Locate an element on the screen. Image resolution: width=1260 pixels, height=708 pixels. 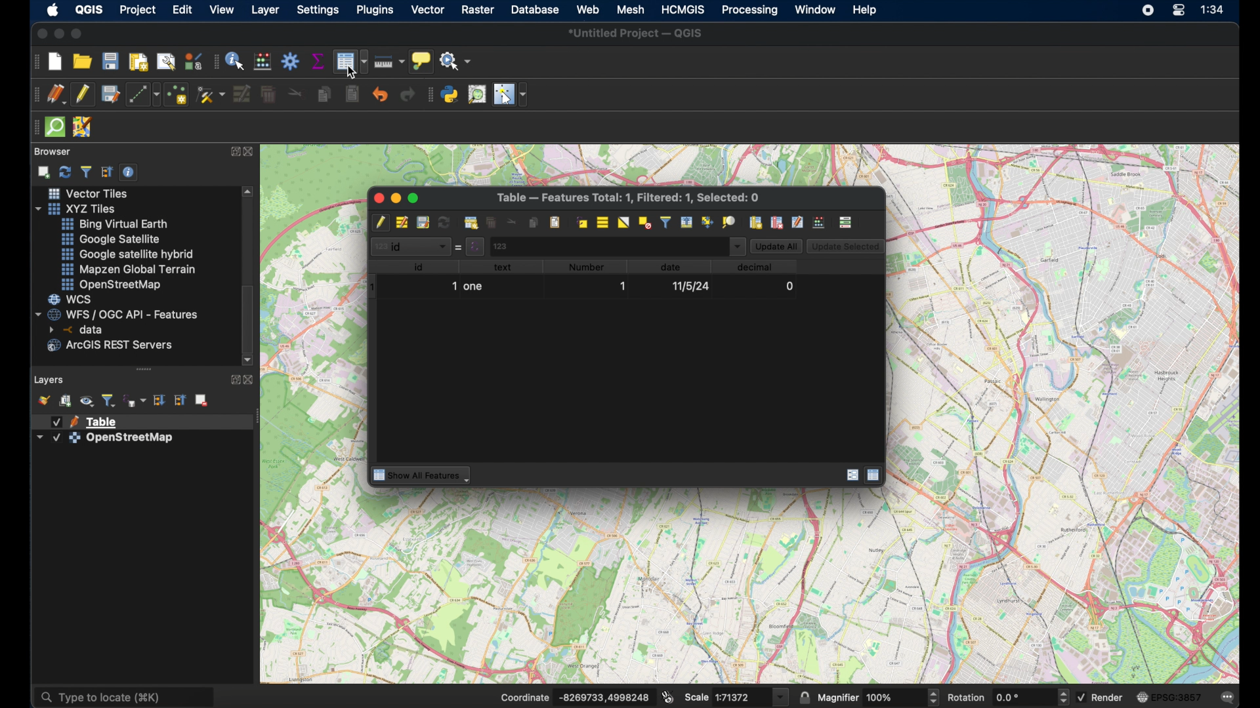
 is located at coordinates (780, 697).